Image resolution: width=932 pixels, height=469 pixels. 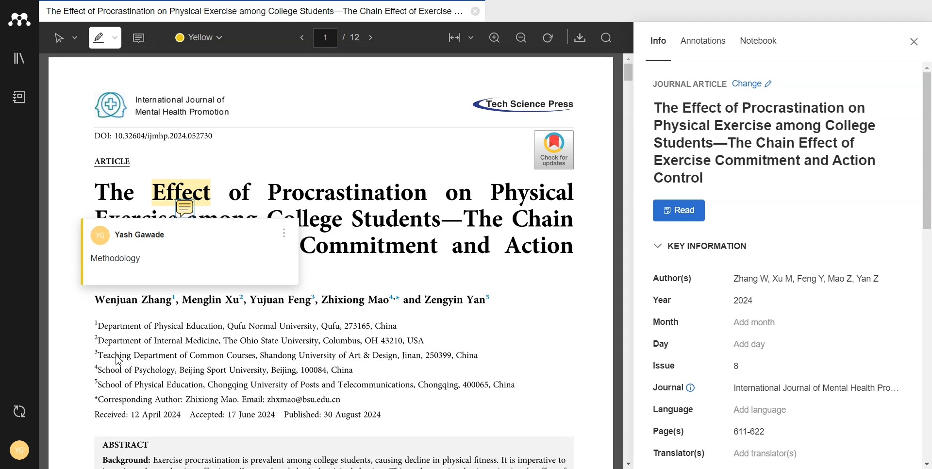 What do you see at coordinates (703, 43) in the screenshot?
I see `Annotations` at bounding box center [703, 43].